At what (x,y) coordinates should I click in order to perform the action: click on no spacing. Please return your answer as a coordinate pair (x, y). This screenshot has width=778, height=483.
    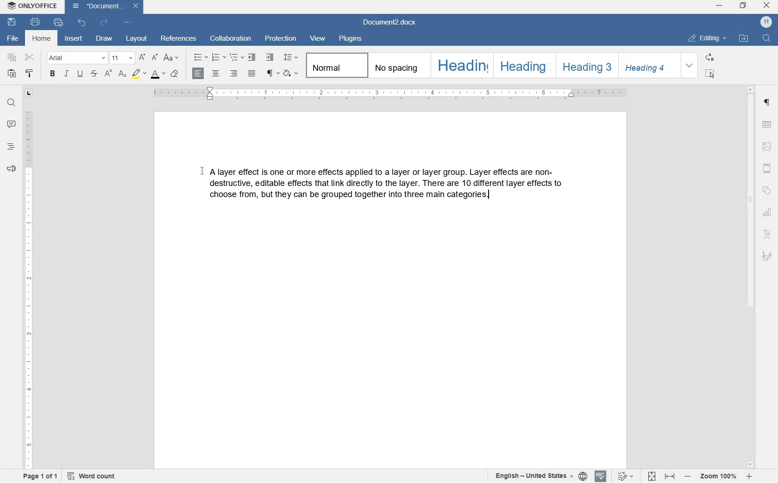
    Looking at the image, I should click on (398, 66).